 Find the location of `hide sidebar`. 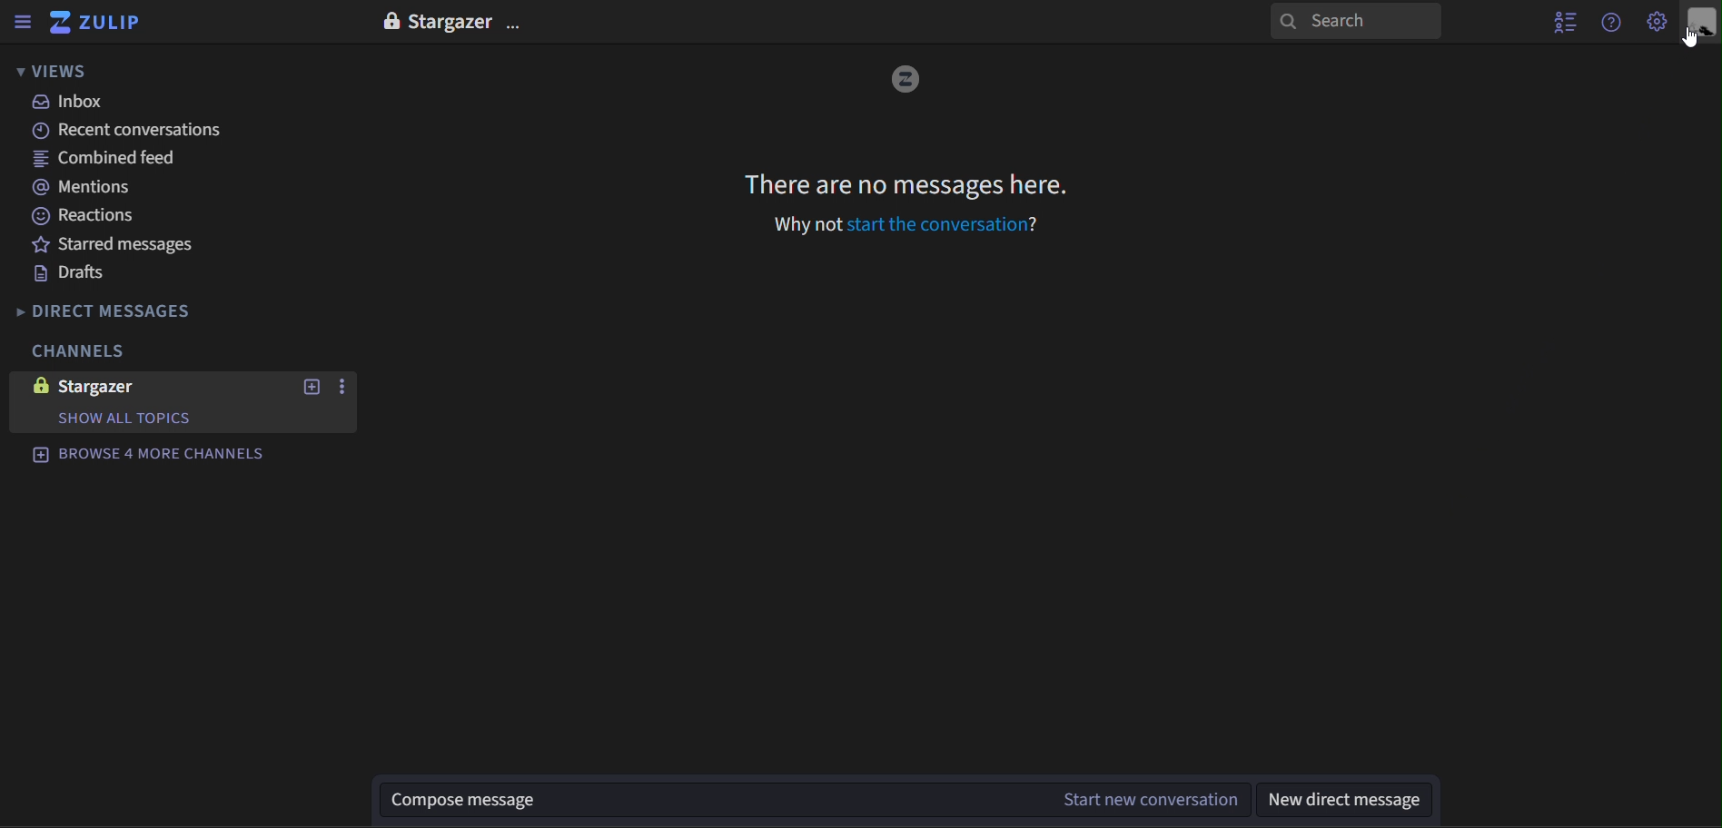

hide sidebar is located at coordinates (21, 21).